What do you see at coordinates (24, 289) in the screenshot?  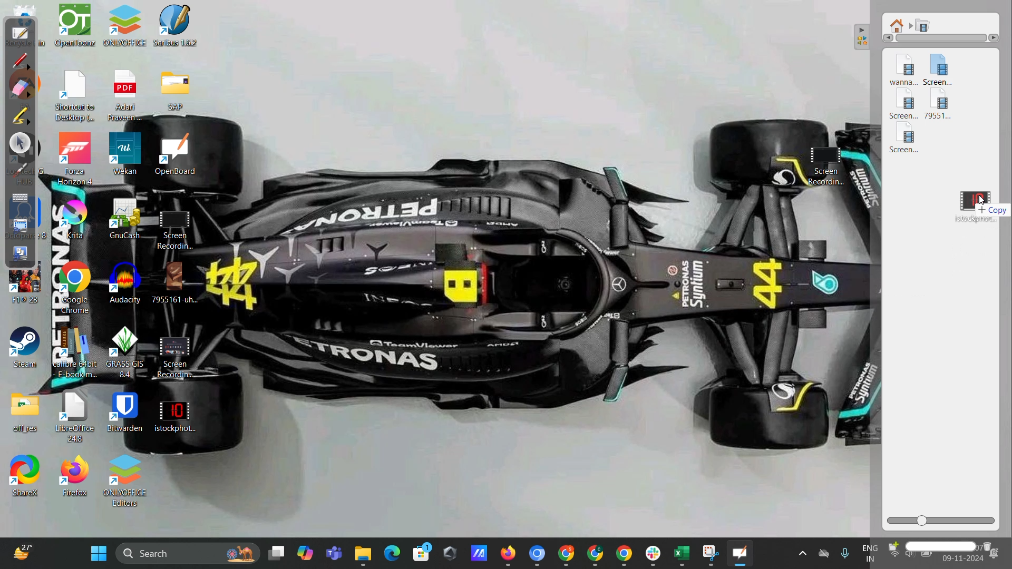 I see `shortcuts on desktop 15` at bounding box center [24, 289].